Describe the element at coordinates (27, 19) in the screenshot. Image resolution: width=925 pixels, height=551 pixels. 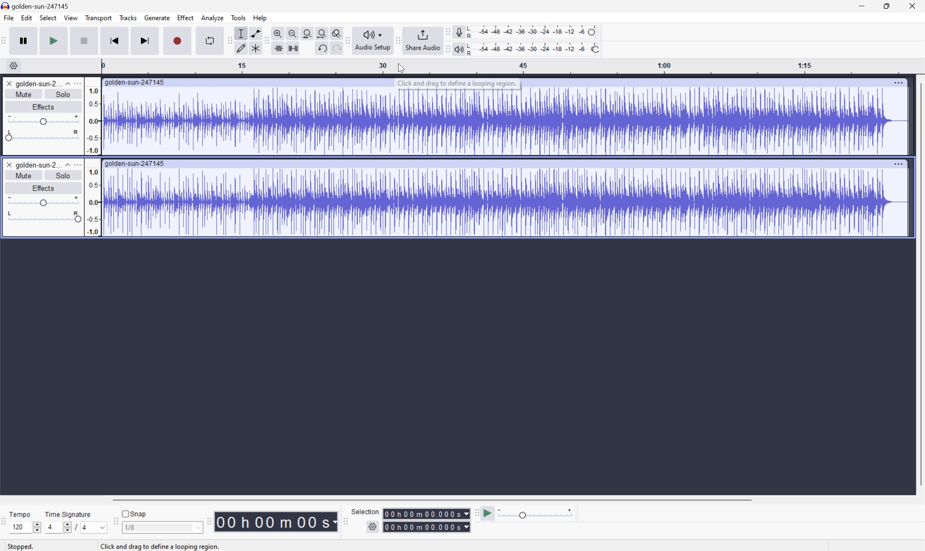
I see `Edit` at that location.